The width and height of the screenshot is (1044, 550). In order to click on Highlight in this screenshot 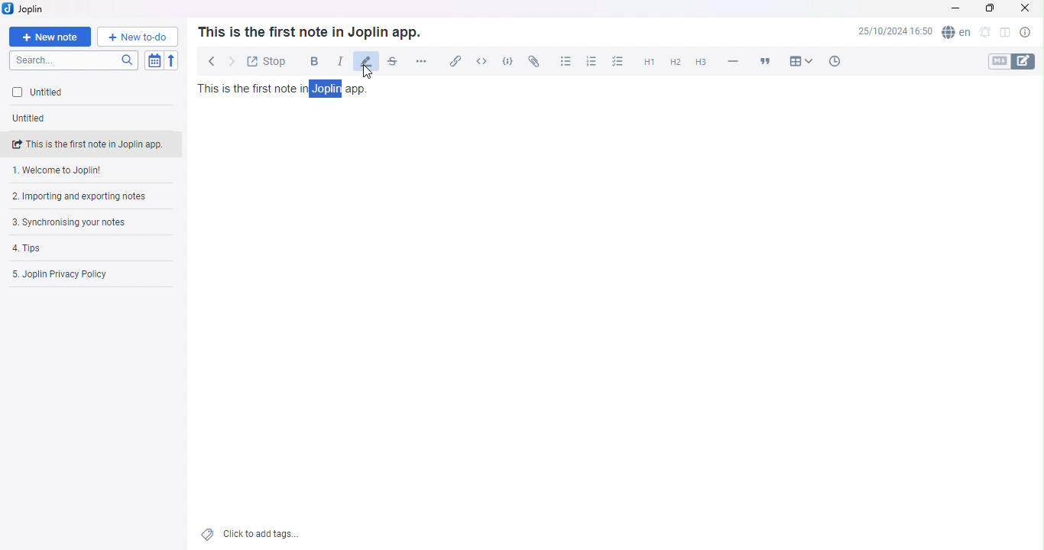, I will do `click(365, 62)`.